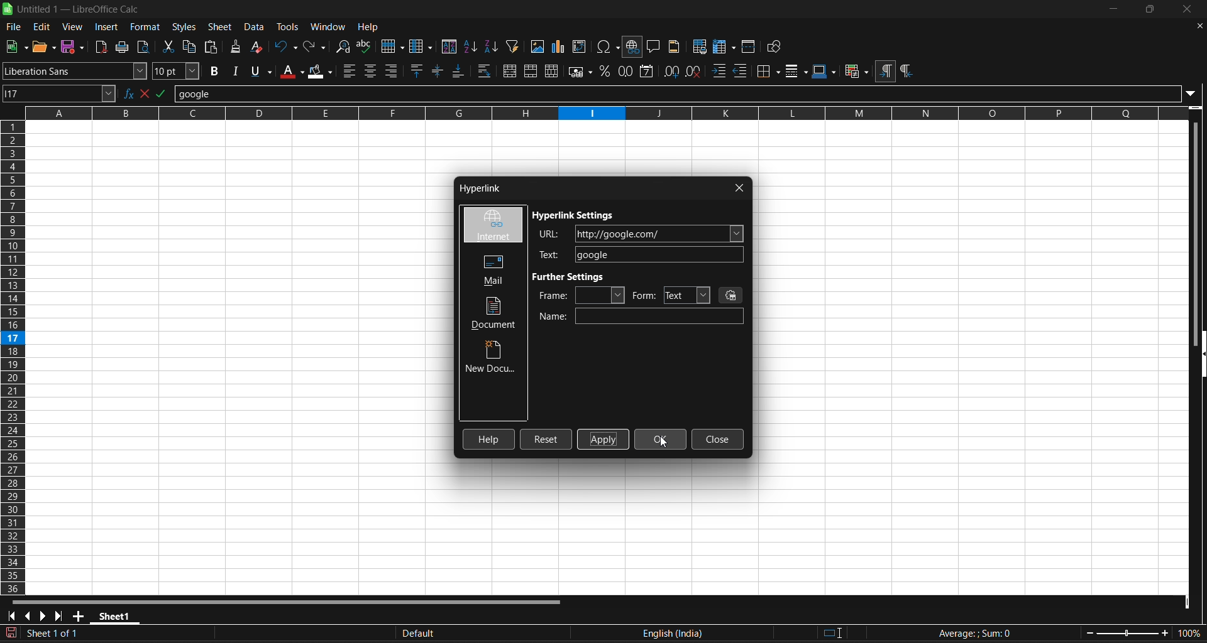  What do you see at coordinates (371, 71) in the screenshot?
I see `align center` at bounding box center [371, 71].